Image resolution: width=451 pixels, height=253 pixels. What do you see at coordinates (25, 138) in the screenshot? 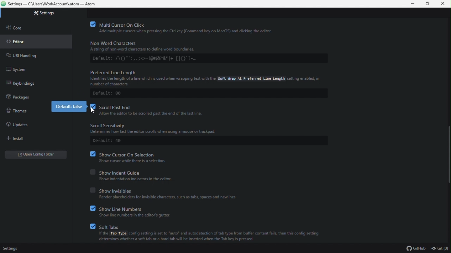
I see `Install` at bounding box center [25, 138].